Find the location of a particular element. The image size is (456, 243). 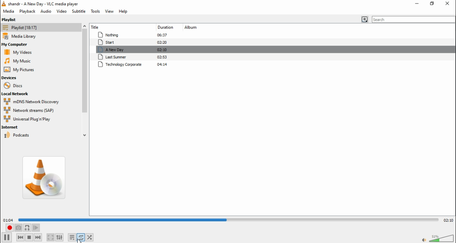

scroll bar is located at coordinates (84, 80).